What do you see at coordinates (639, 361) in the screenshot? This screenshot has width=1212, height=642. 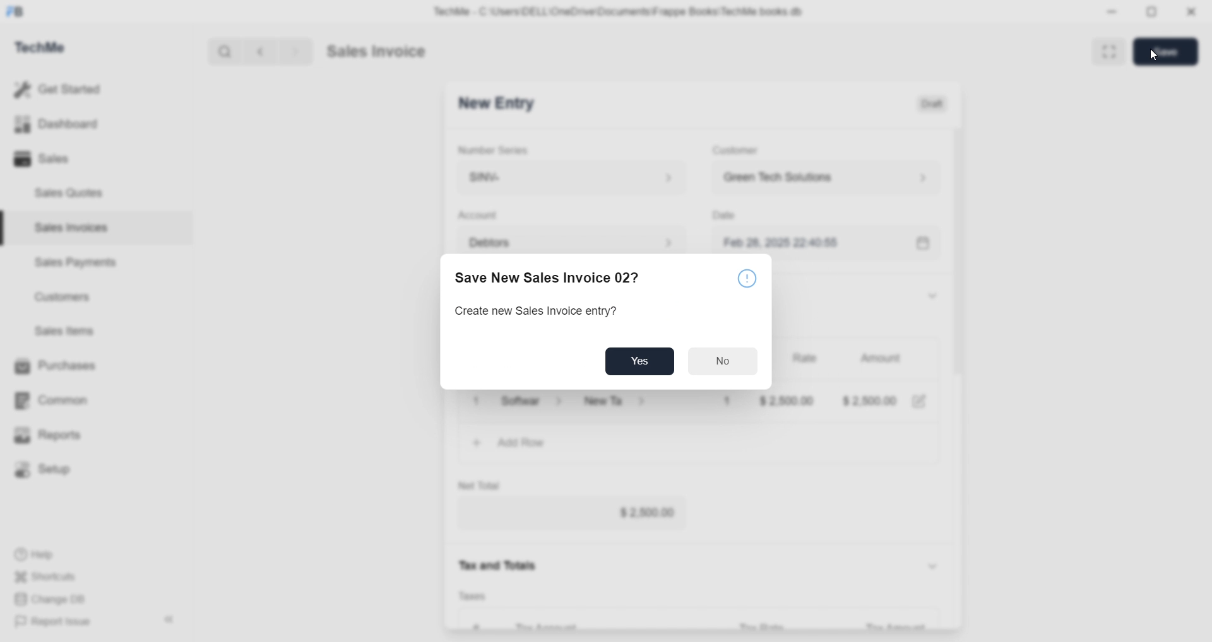 I see `Yes` at bounding box center [639, 361].